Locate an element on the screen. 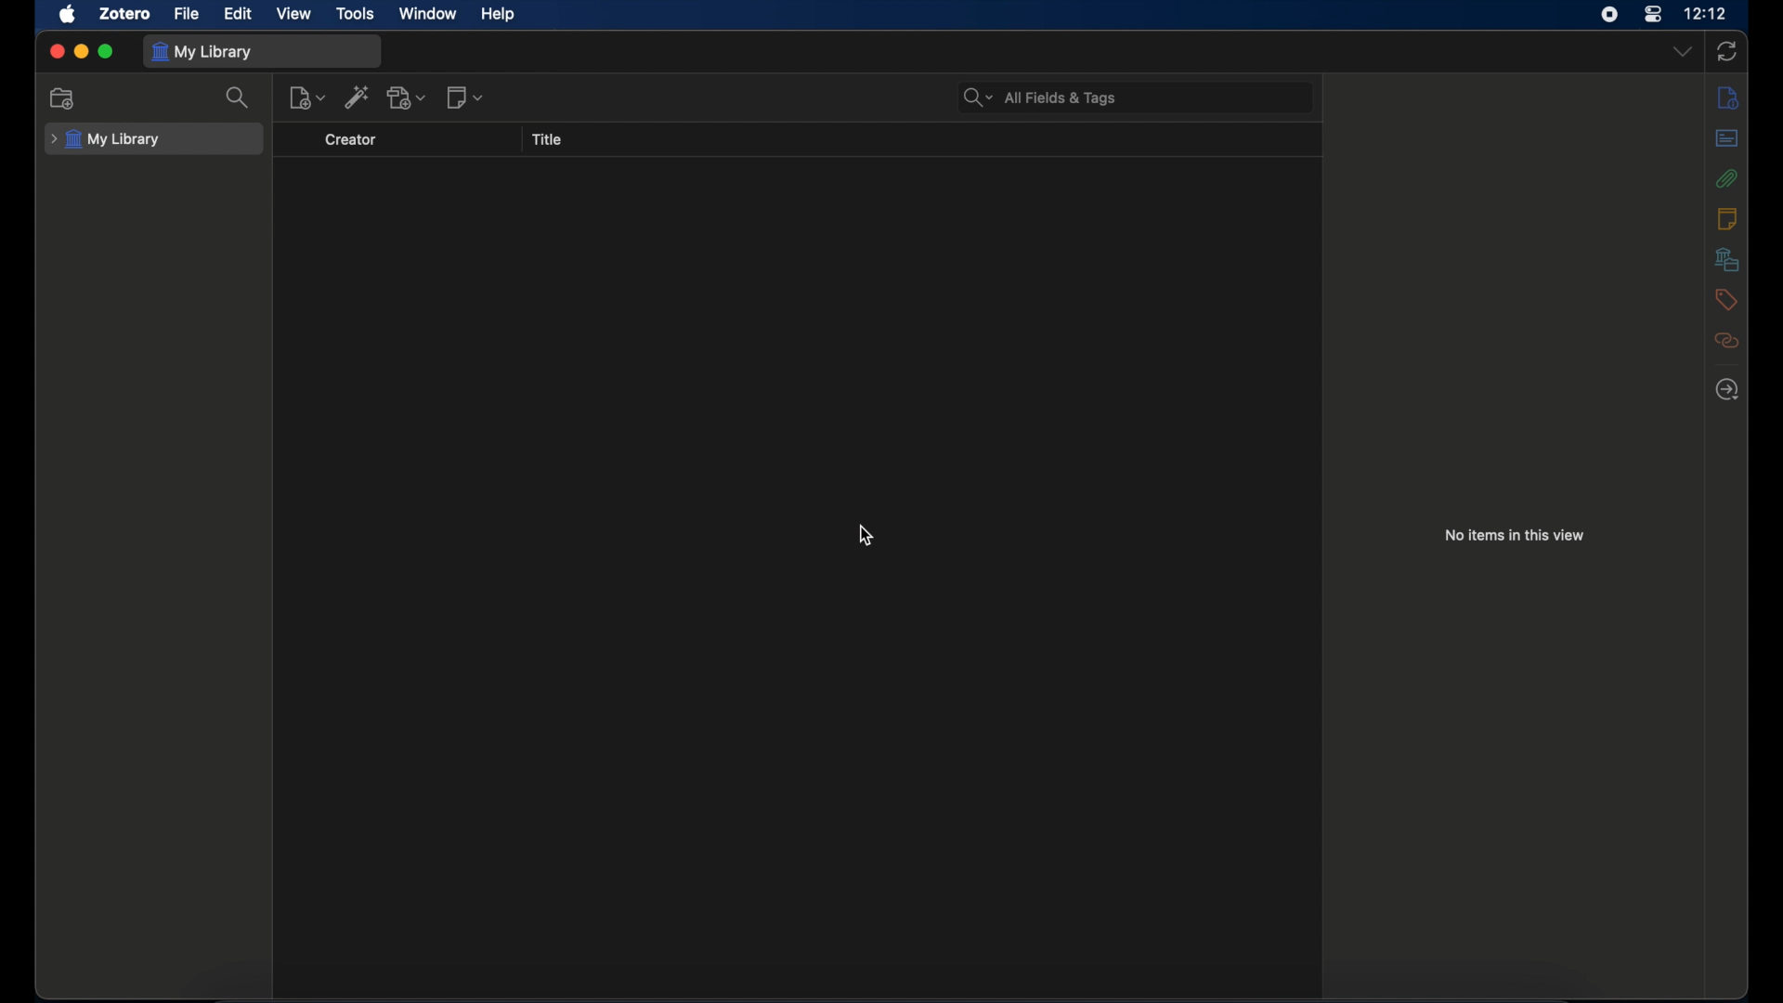 This screenshot has height=1003, width=1783. screen recorder is located at coordinates (1608, 14).